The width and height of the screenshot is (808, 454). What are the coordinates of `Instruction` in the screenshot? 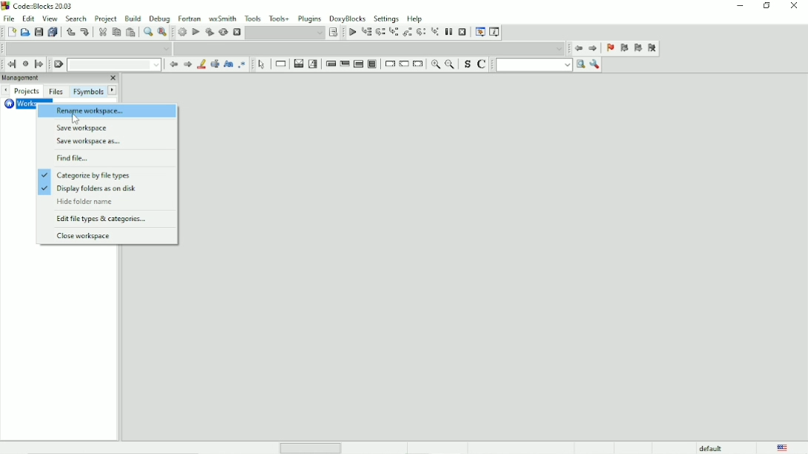 It's located at (279, 64).